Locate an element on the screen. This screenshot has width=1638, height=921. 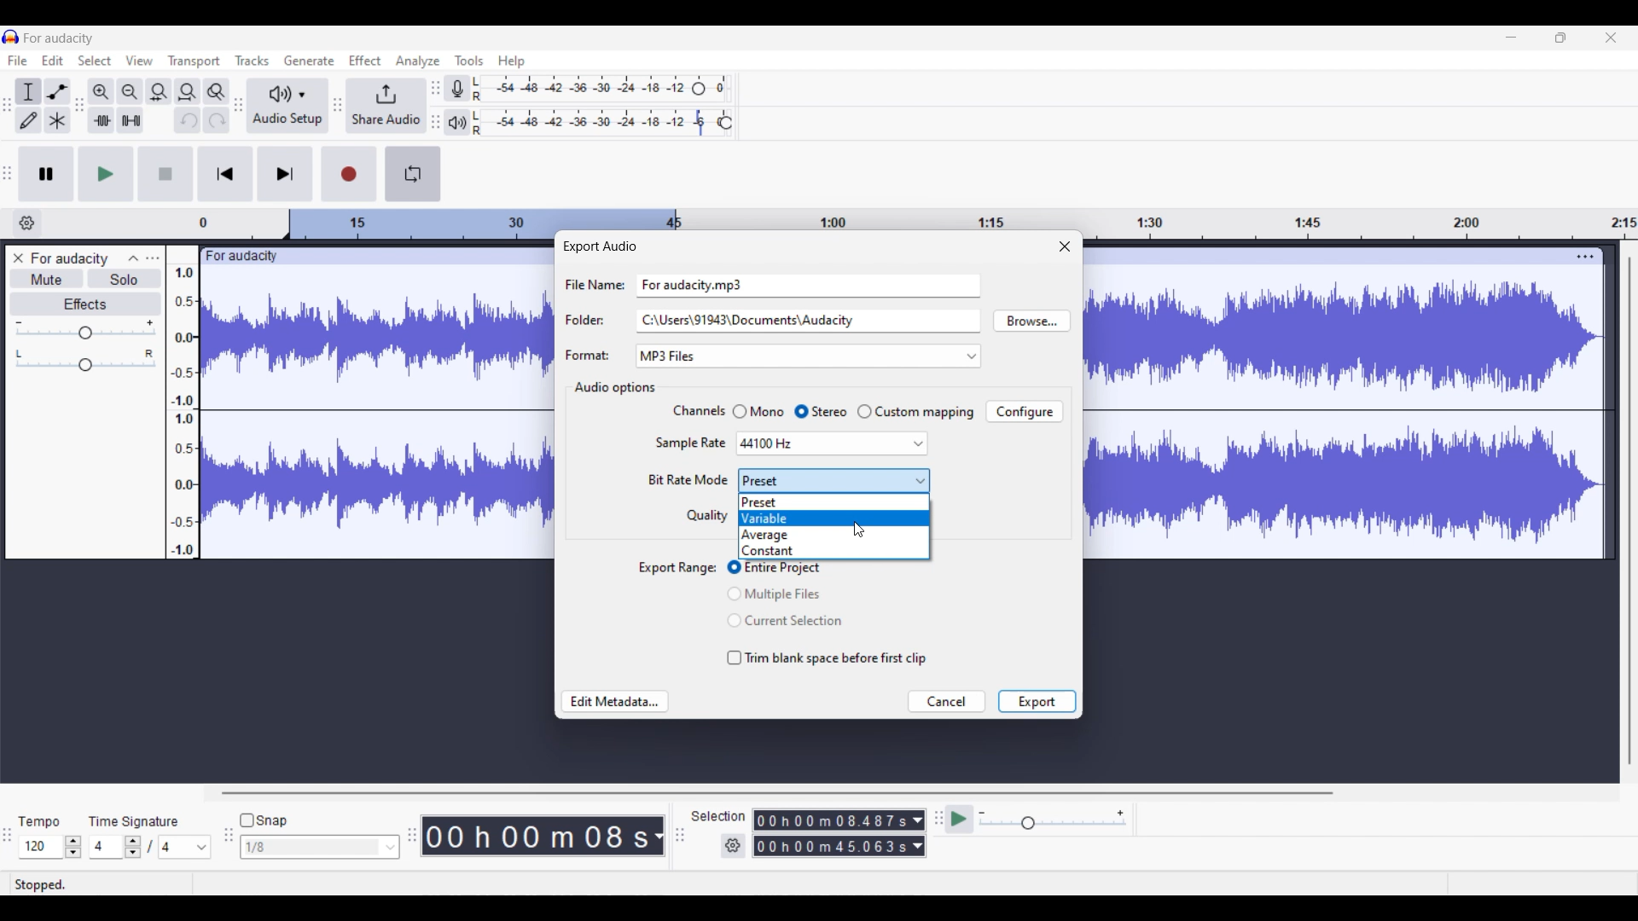
Vertical slide bar is located at coordinates (1630, 511).